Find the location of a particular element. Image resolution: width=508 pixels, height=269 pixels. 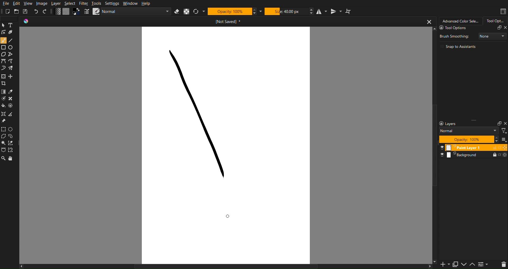

Blemish Fix is located at coordinates (13, 98).